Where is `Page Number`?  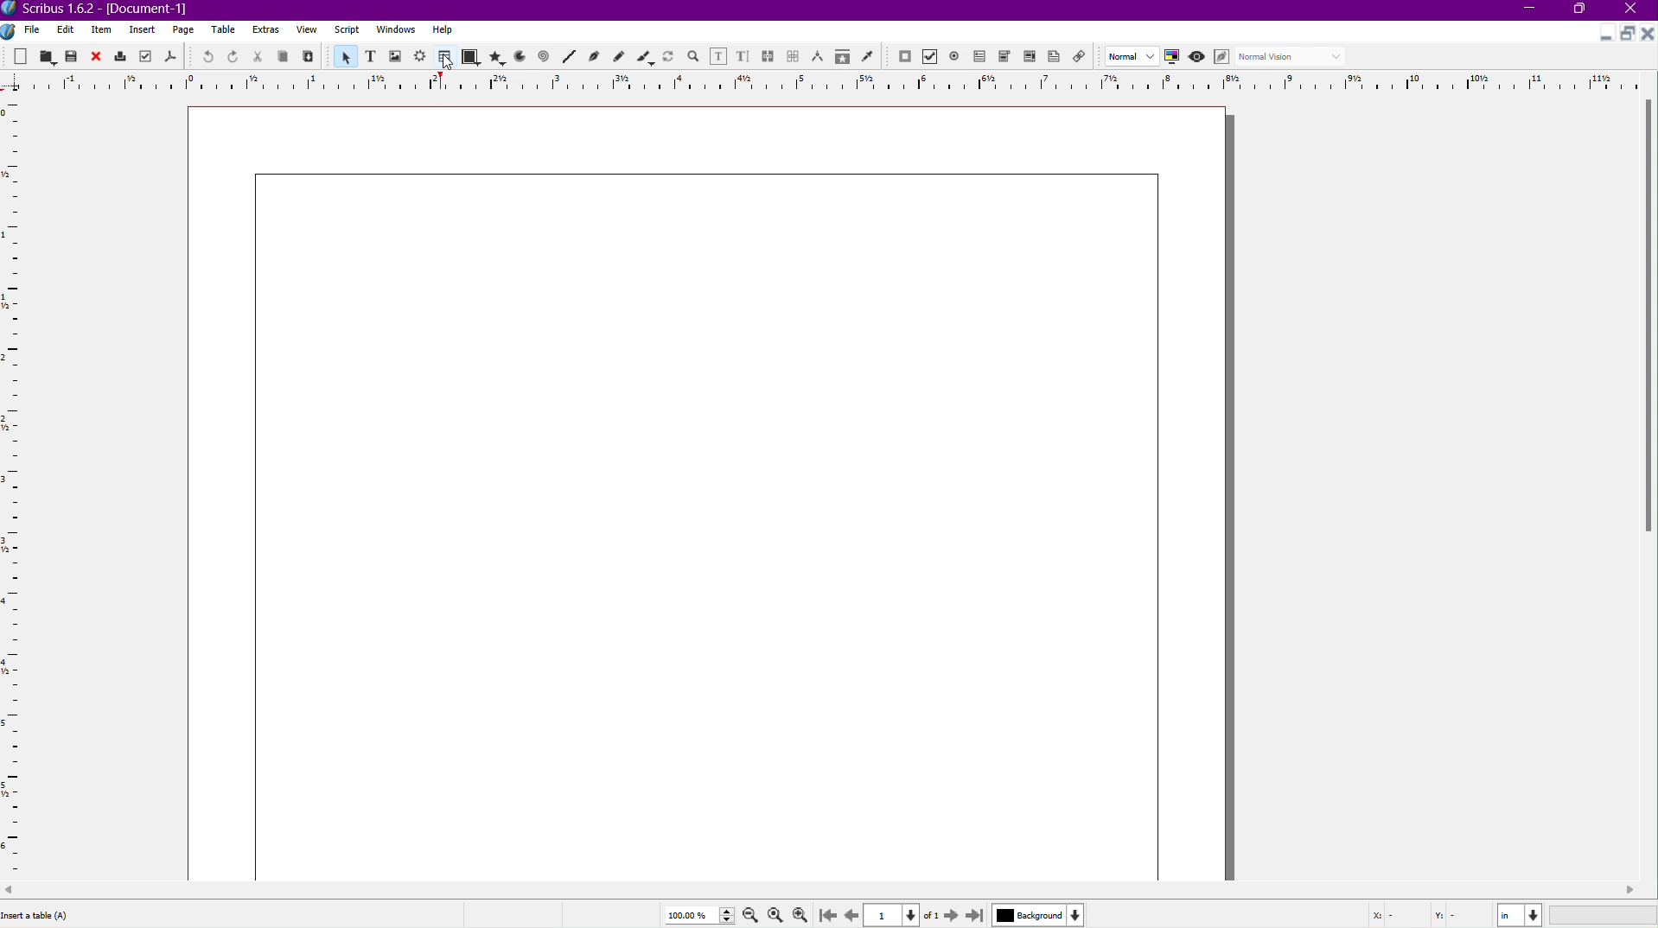 Page Number is located at coordinates (894, 915).